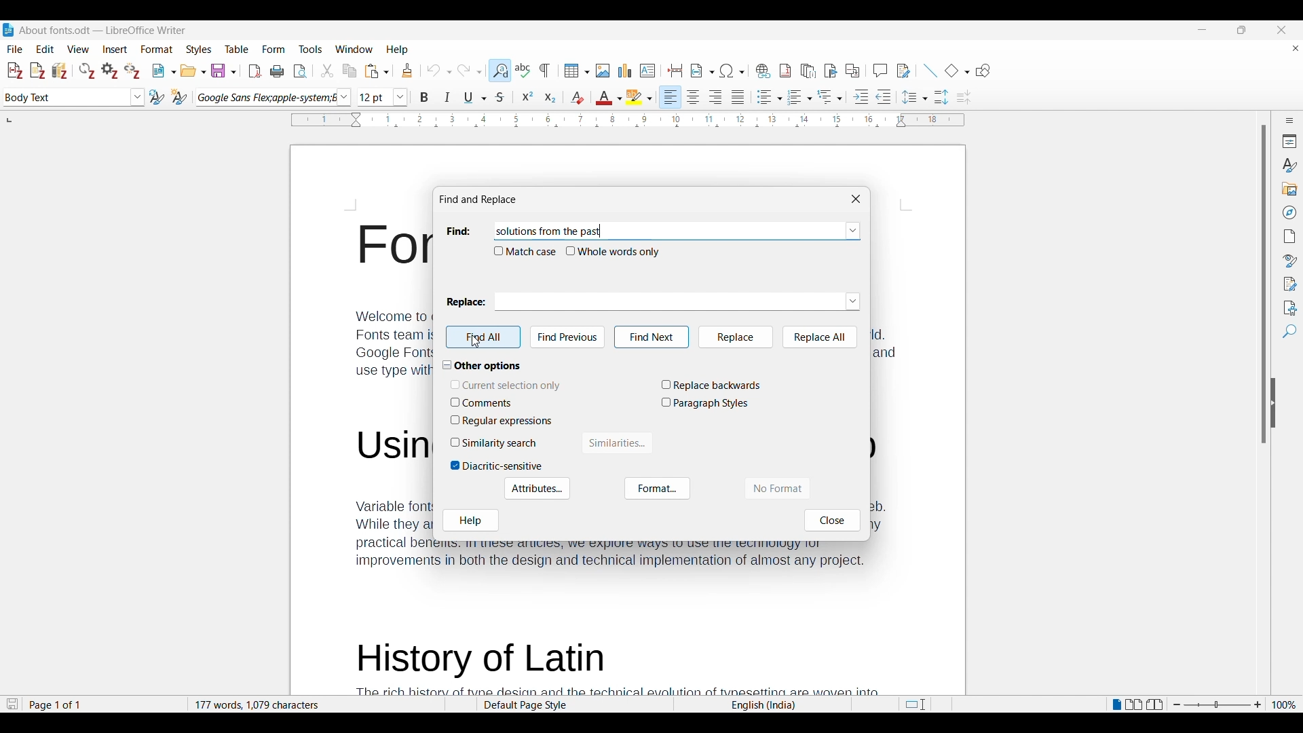 The width and height of the screenshot is (1303, 733). What do you see at coordinates (1134, 704) in the screenshot?
I see `Multi page view` at bounding box center [1134, 704].